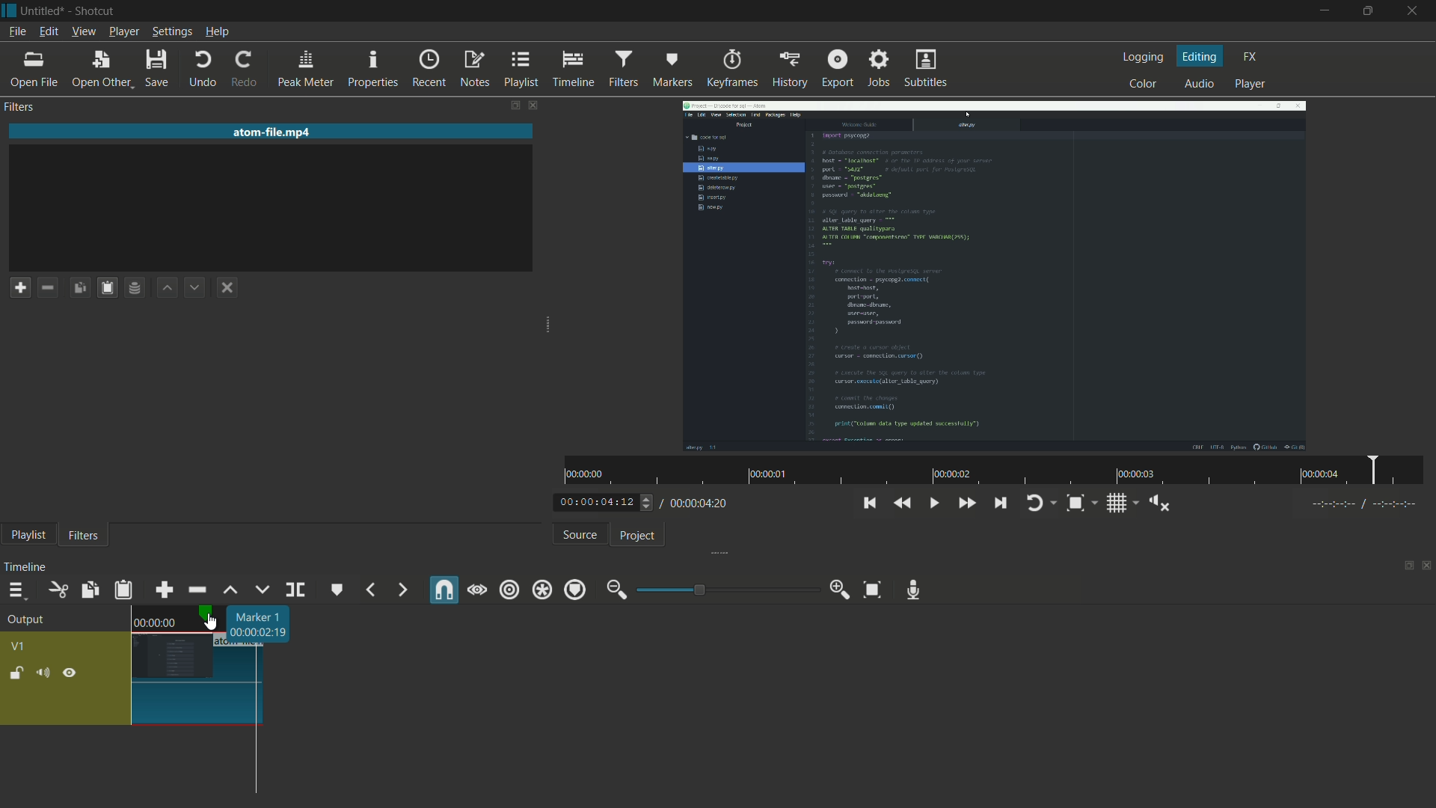 This screenshot has width=1436, height=808. Describe the element at coordinates (1000, 503) in the screenshot. I see `skip to the next point` at that location.